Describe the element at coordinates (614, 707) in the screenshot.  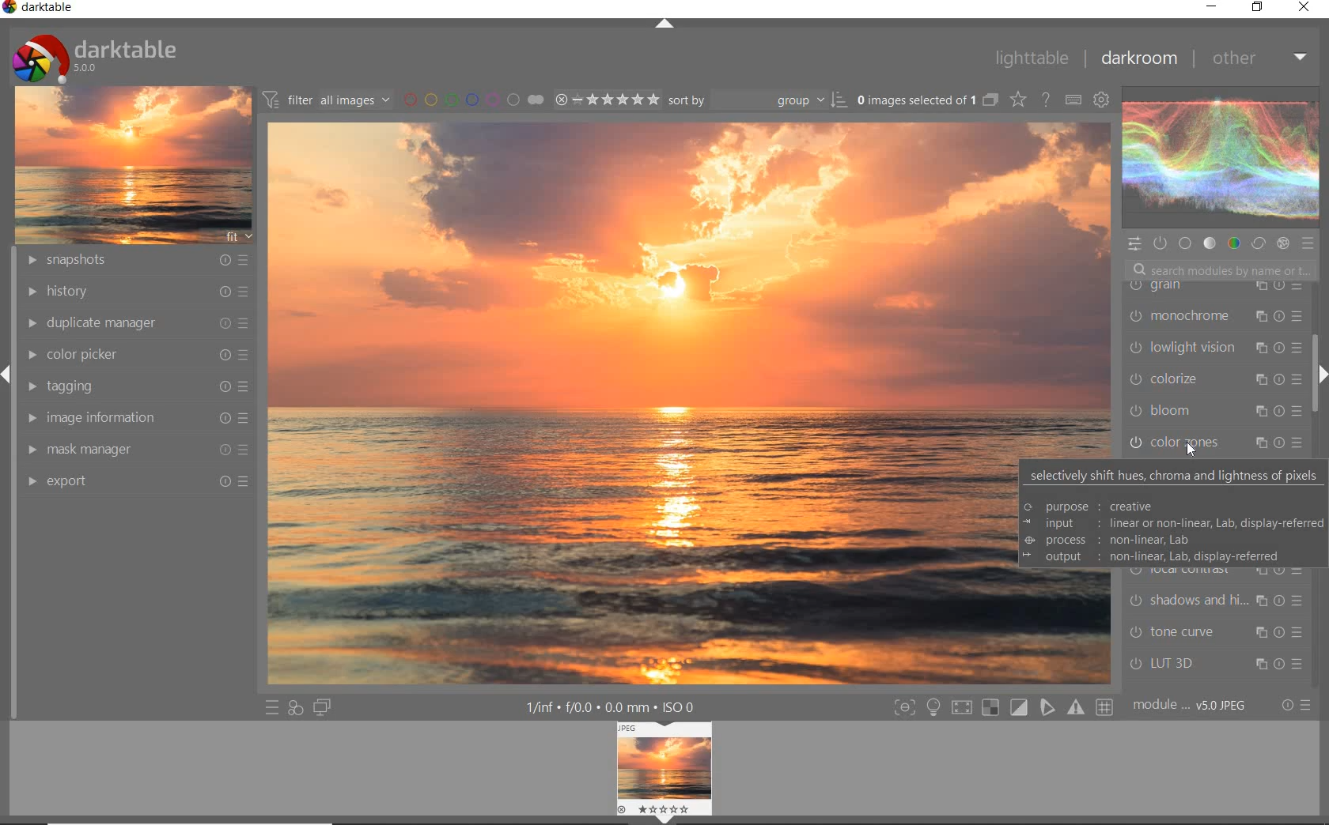
I see `OTHER INTERFACE DETAIL` at that location.